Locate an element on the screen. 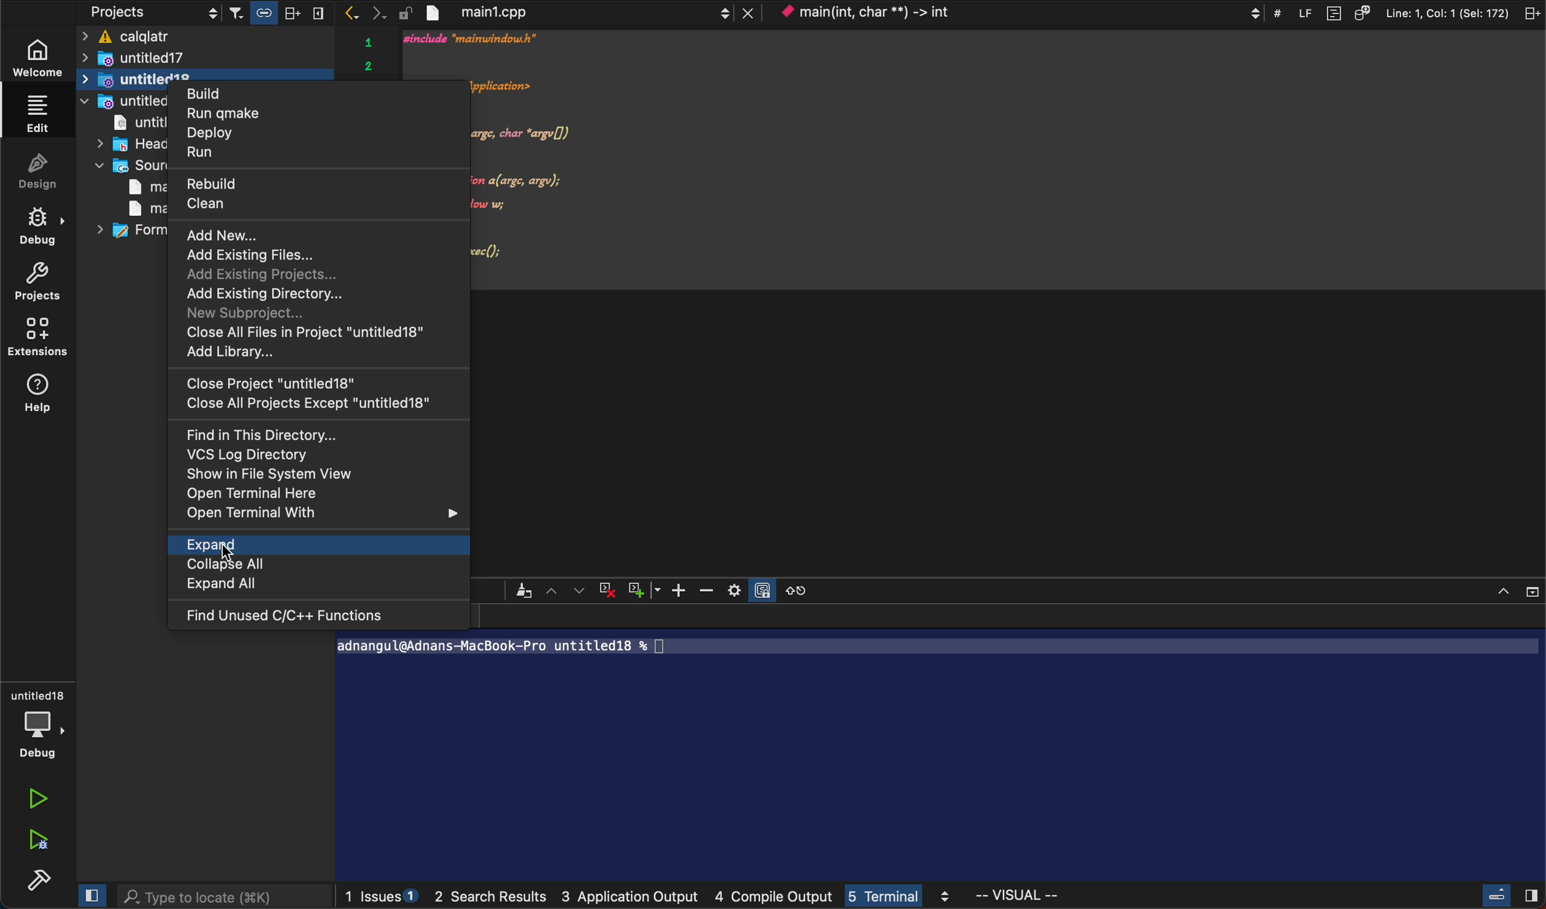  split is located at coordinates (1531, 13).